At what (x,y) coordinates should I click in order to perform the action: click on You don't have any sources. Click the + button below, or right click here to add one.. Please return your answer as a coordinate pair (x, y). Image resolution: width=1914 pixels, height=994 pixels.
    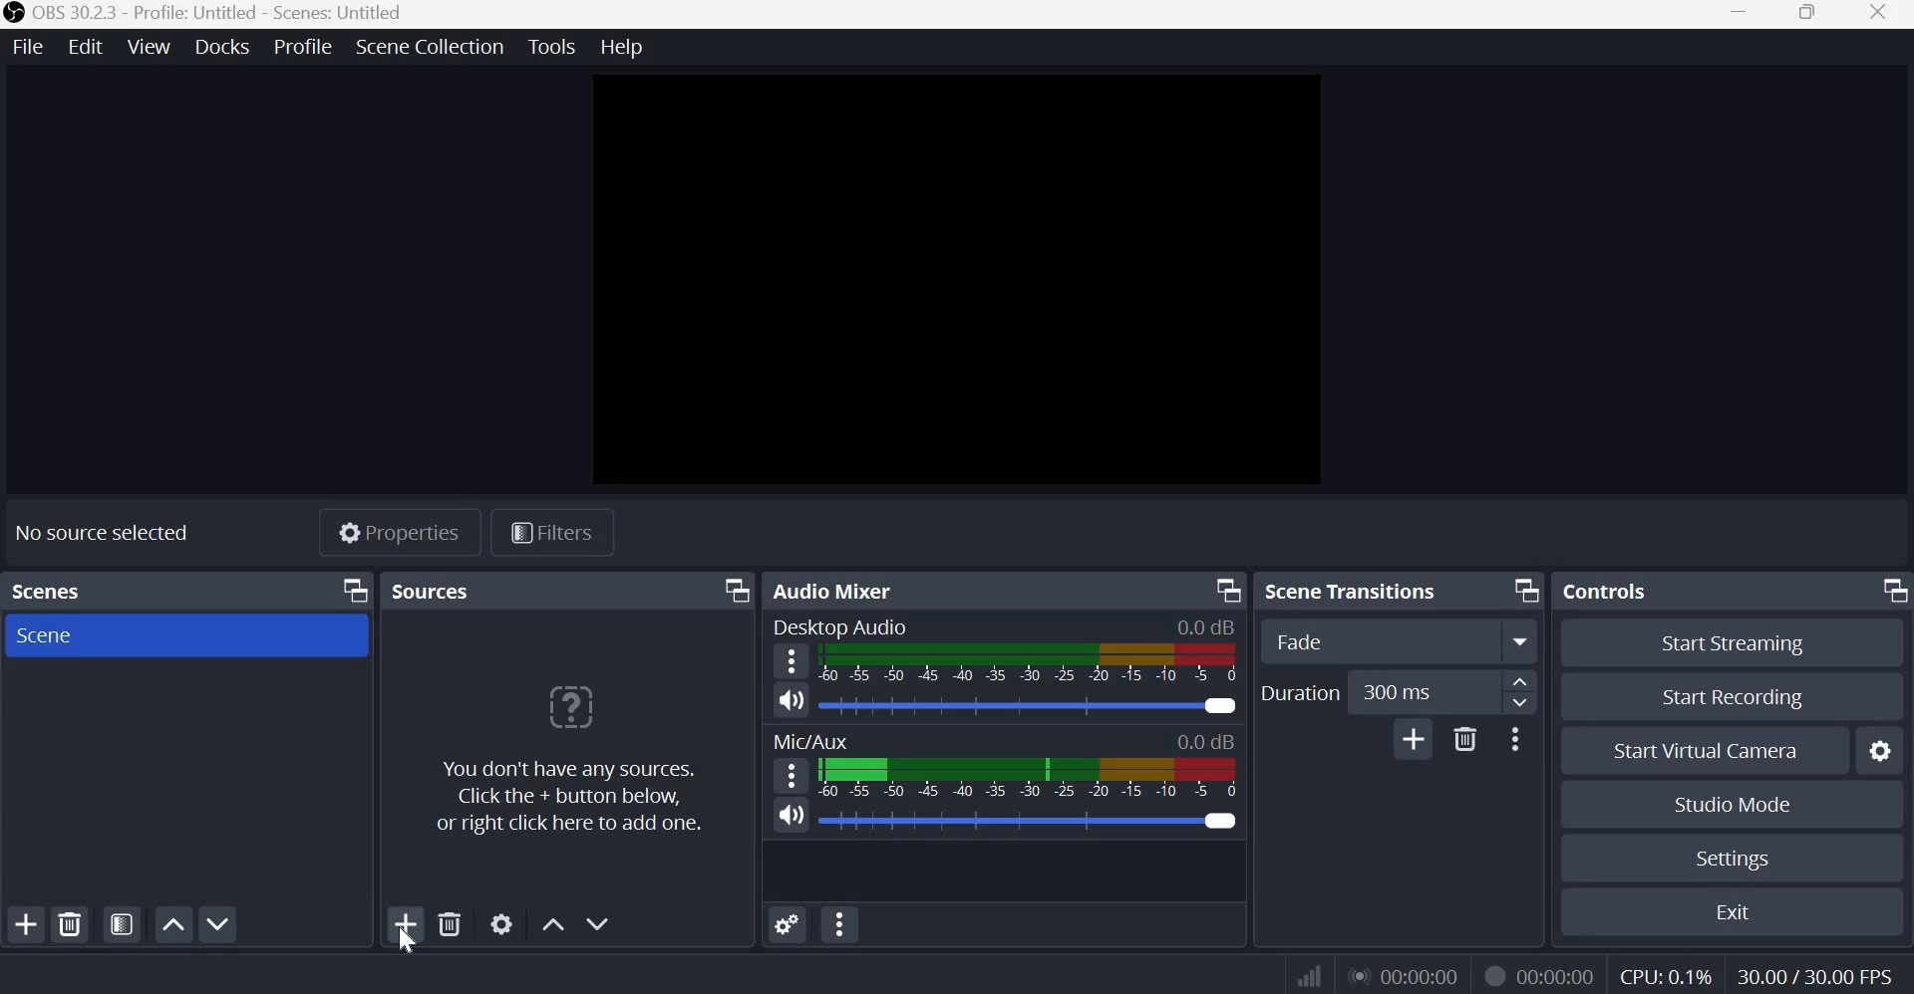
    Looking at the image, I should click on (570, 756).